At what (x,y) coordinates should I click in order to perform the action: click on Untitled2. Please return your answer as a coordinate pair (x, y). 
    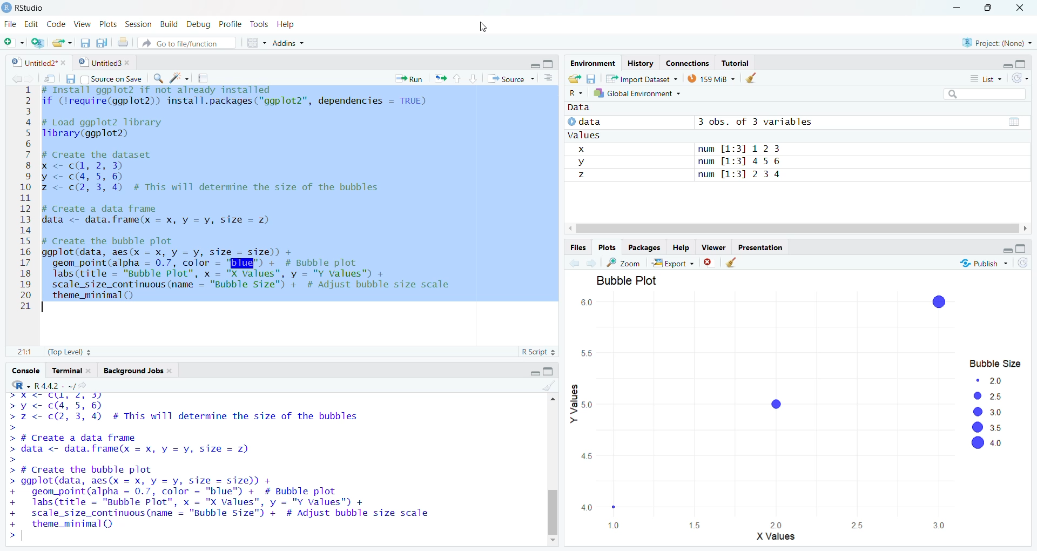
    Looking at the image, I should click on (37, 62).